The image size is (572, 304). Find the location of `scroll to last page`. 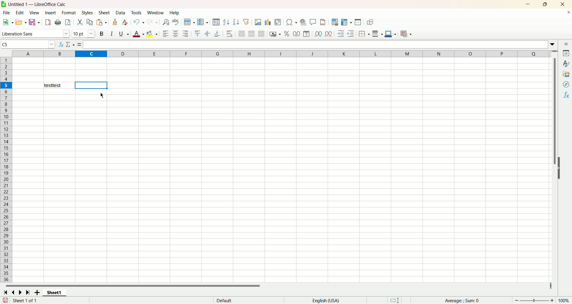

scroll to last page is located at coordinates (28, 292).